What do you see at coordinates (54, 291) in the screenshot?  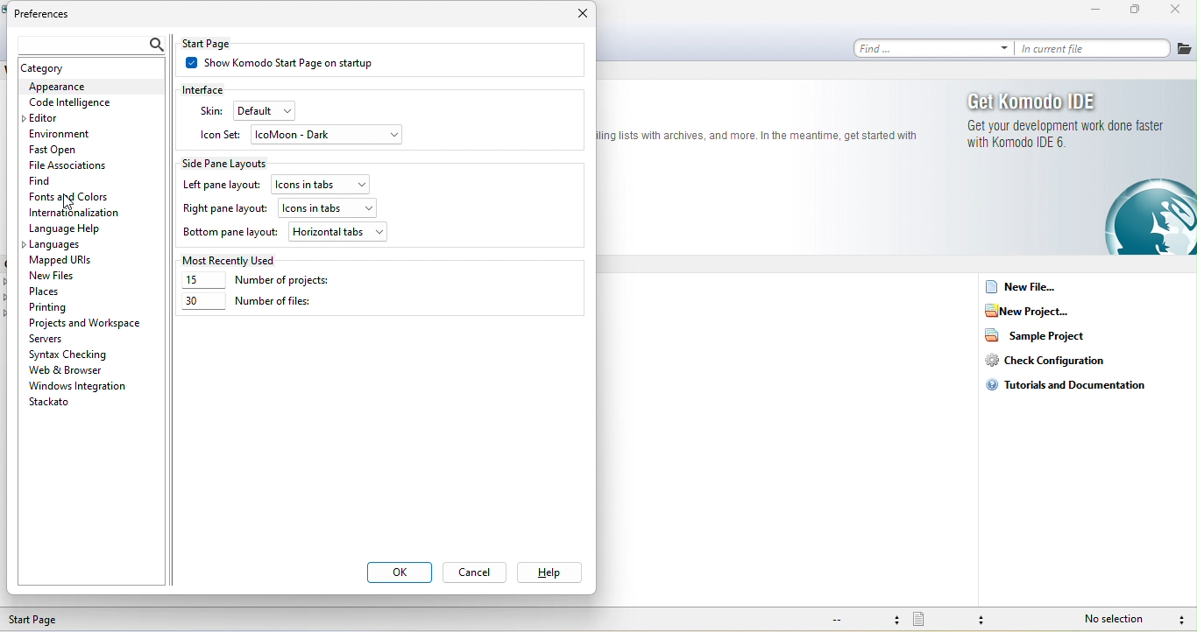 I see `place` at bounding box center [54, 291].